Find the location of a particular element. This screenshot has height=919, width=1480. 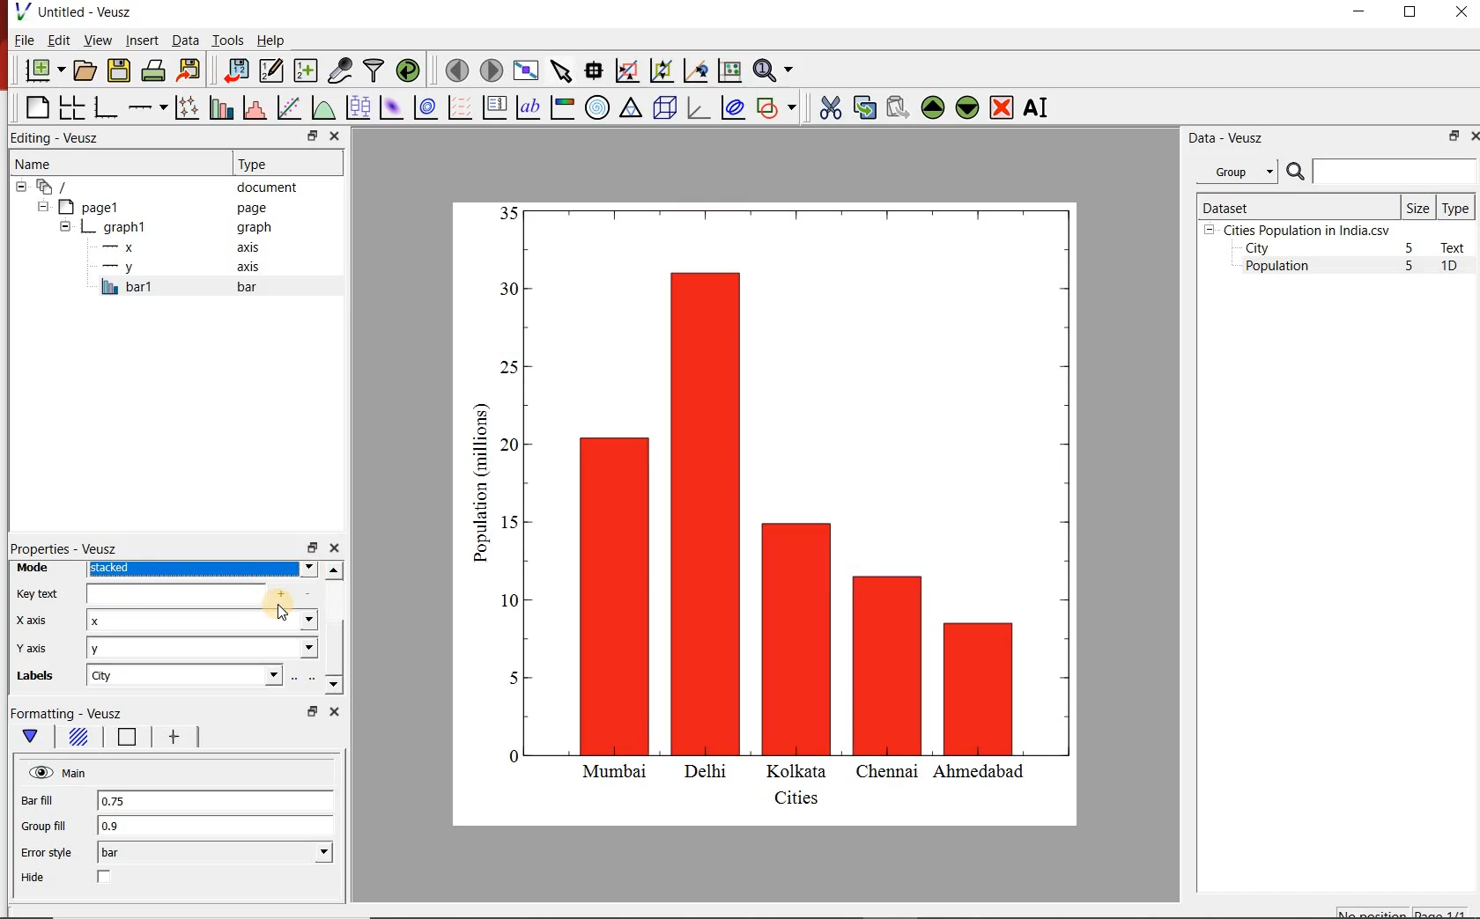

Size is located at coordinates (1418, 207).